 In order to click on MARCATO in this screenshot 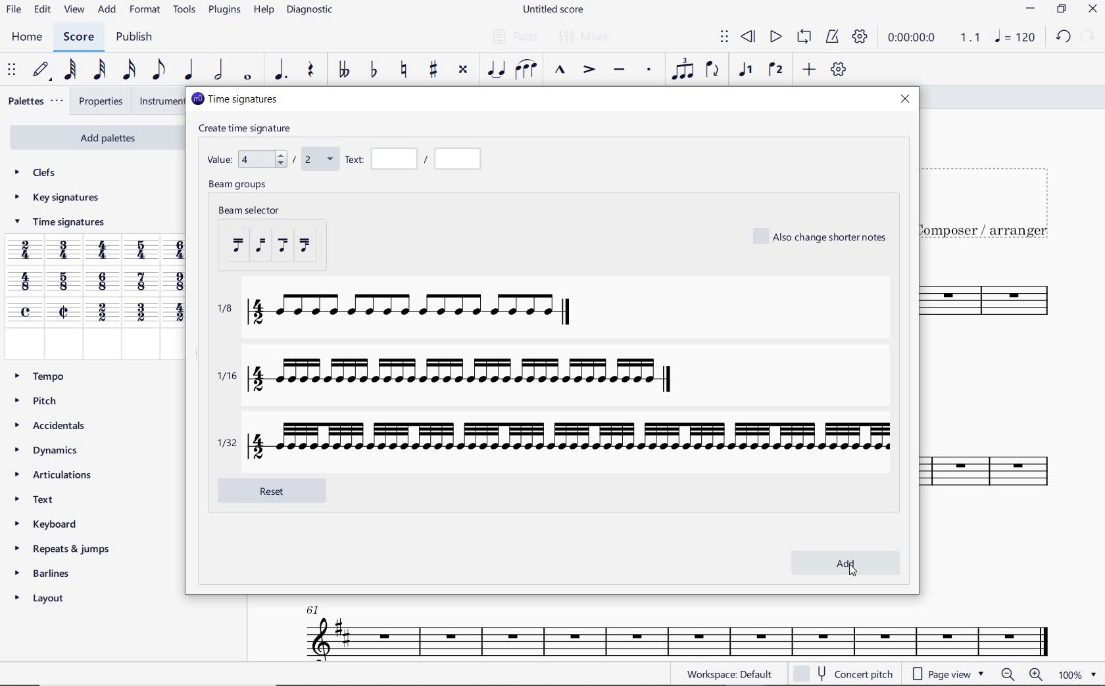, I will do `click(560, 71)`.